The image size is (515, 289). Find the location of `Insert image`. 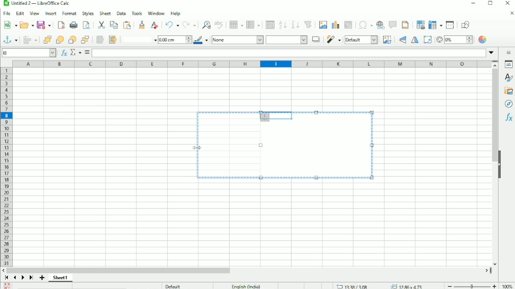

Insert image is located at coordinates (323, 25).